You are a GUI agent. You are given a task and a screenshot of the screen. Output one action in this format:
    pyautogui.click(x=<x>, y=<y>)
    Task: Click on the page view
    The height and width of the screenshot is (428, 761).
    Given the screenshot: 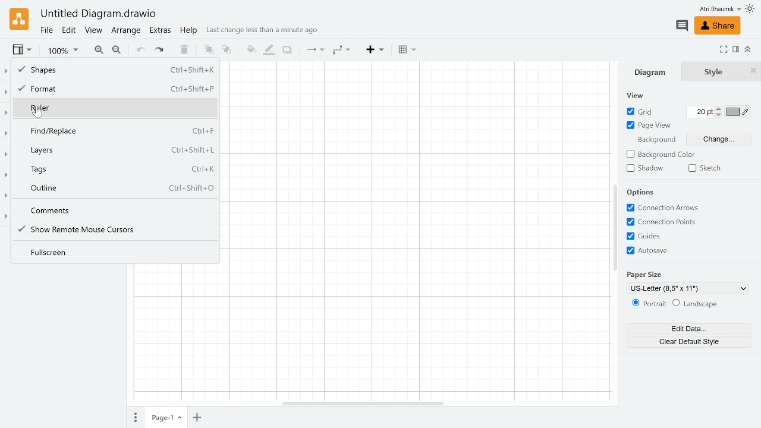 What is the action you would take?
    pyautogui.click(x=649, y=126)
    